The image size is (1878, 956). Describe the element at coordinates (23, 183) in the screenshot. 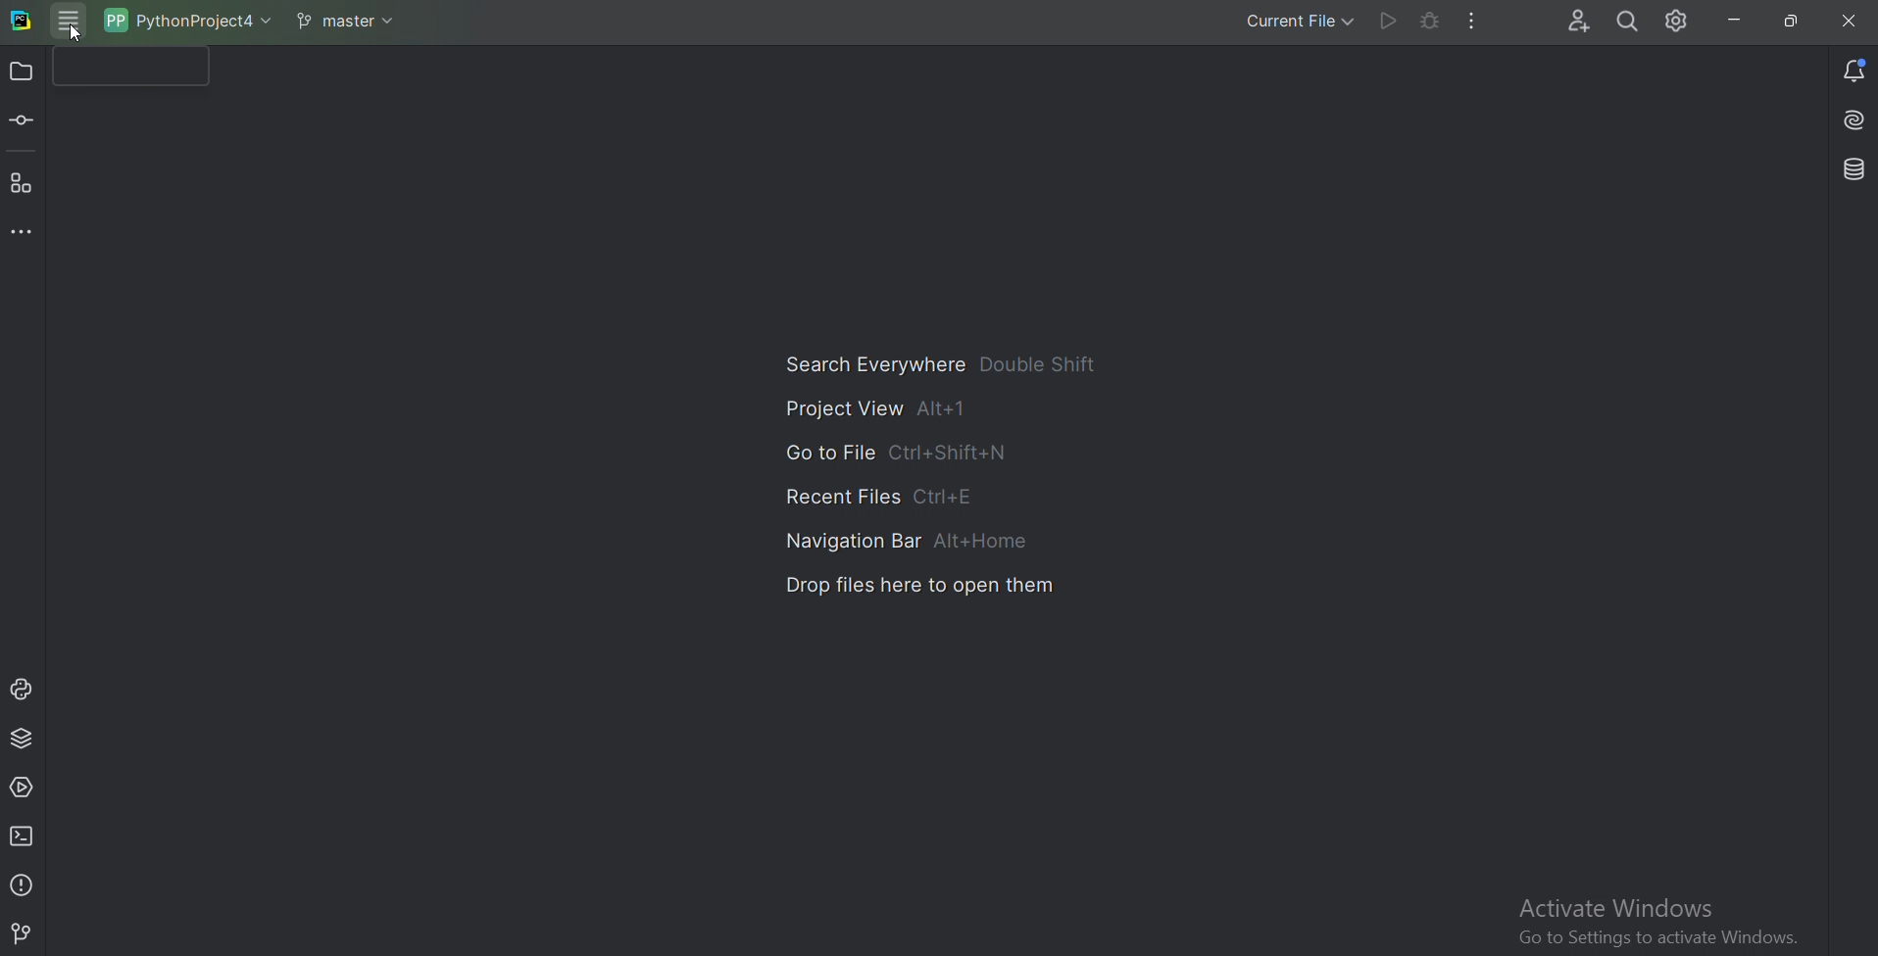

I see `Structure` at that location.